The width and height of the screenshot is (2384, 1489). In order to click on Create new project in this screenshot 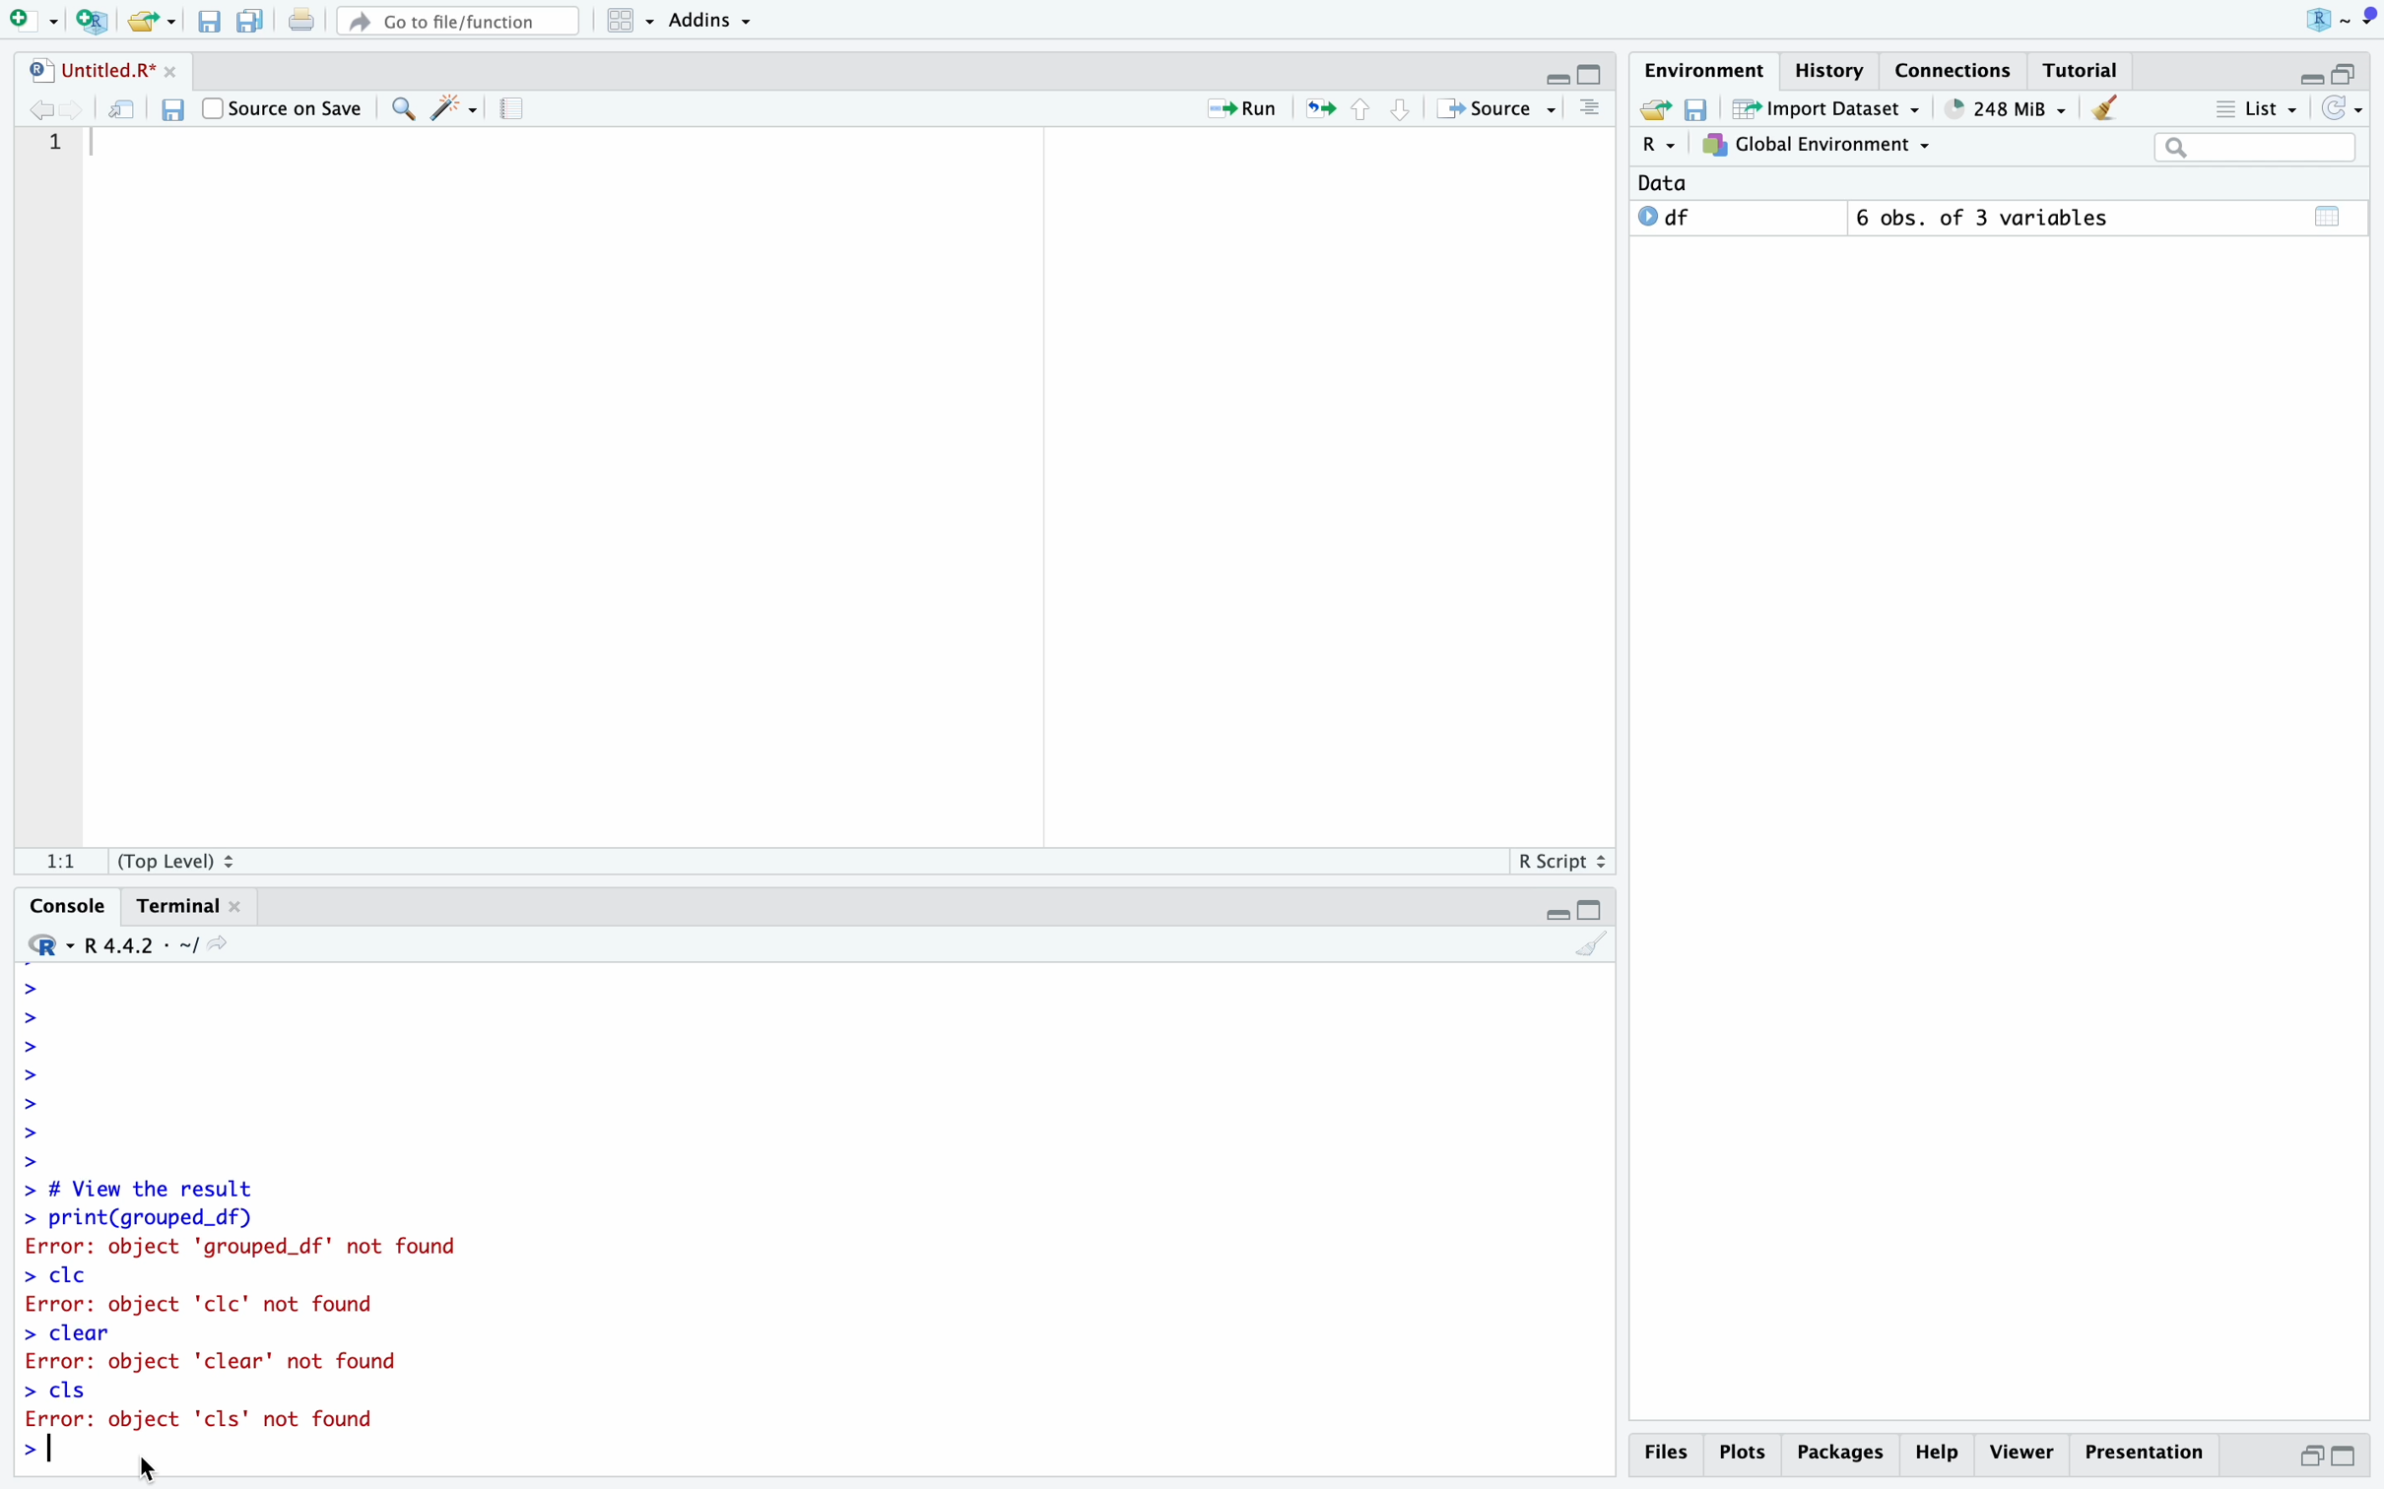, I will do `click(96, 21)`.